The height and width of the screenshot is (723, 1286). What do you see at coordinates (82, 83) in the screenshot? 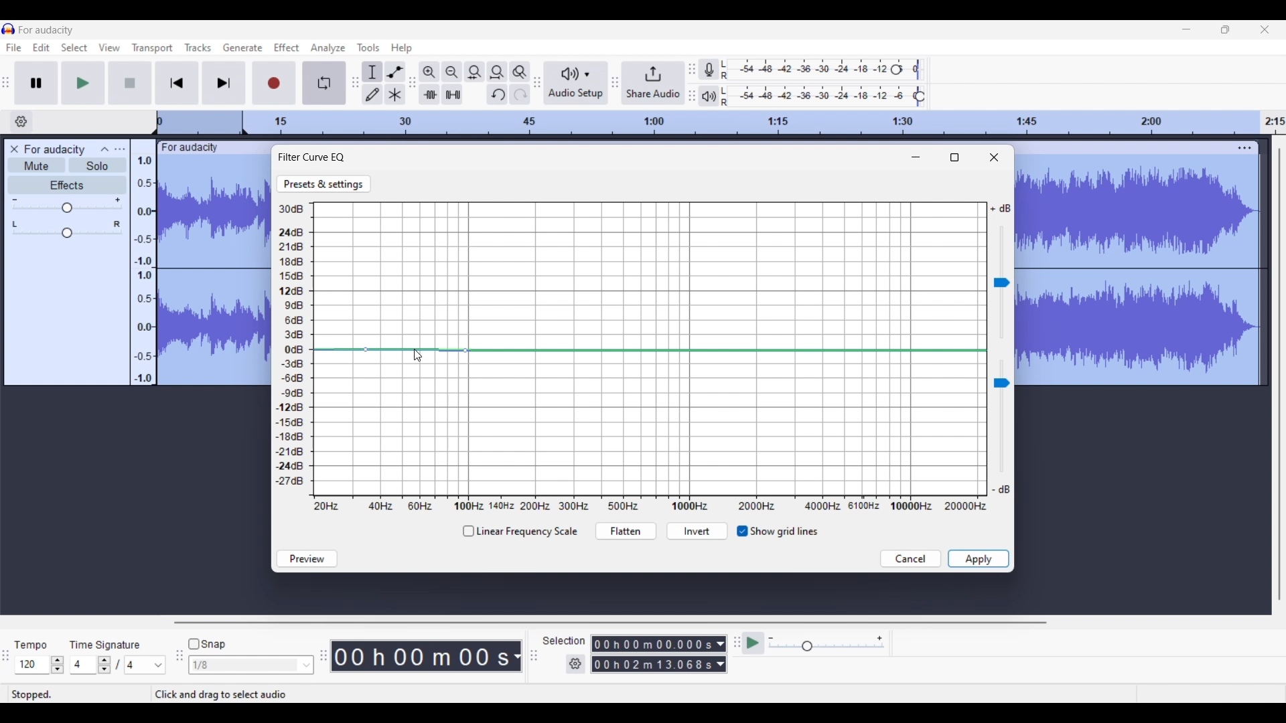
I see `Play/Play once` at bounding box center [82, 83].